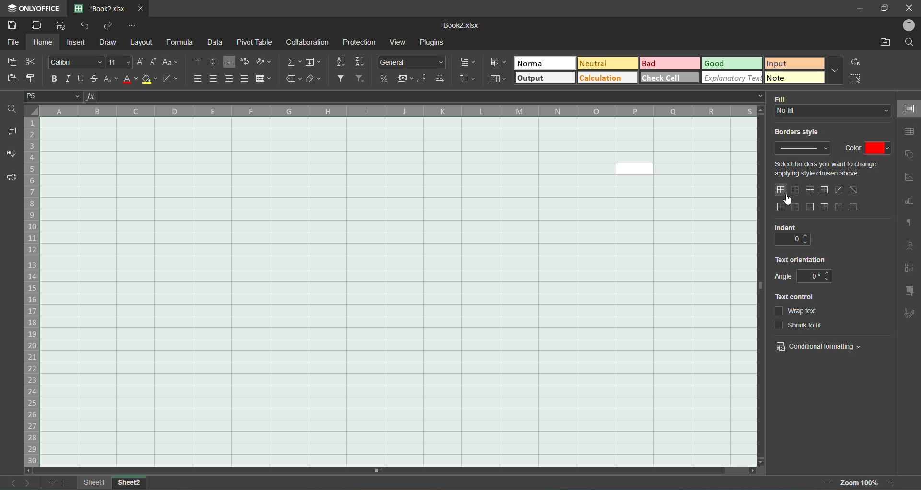 The width and height of the screenshot is (921, 490). What do you see at coordinates (884, 43) in the screenshot?
I see `open location` at bounding box center [884, 43].